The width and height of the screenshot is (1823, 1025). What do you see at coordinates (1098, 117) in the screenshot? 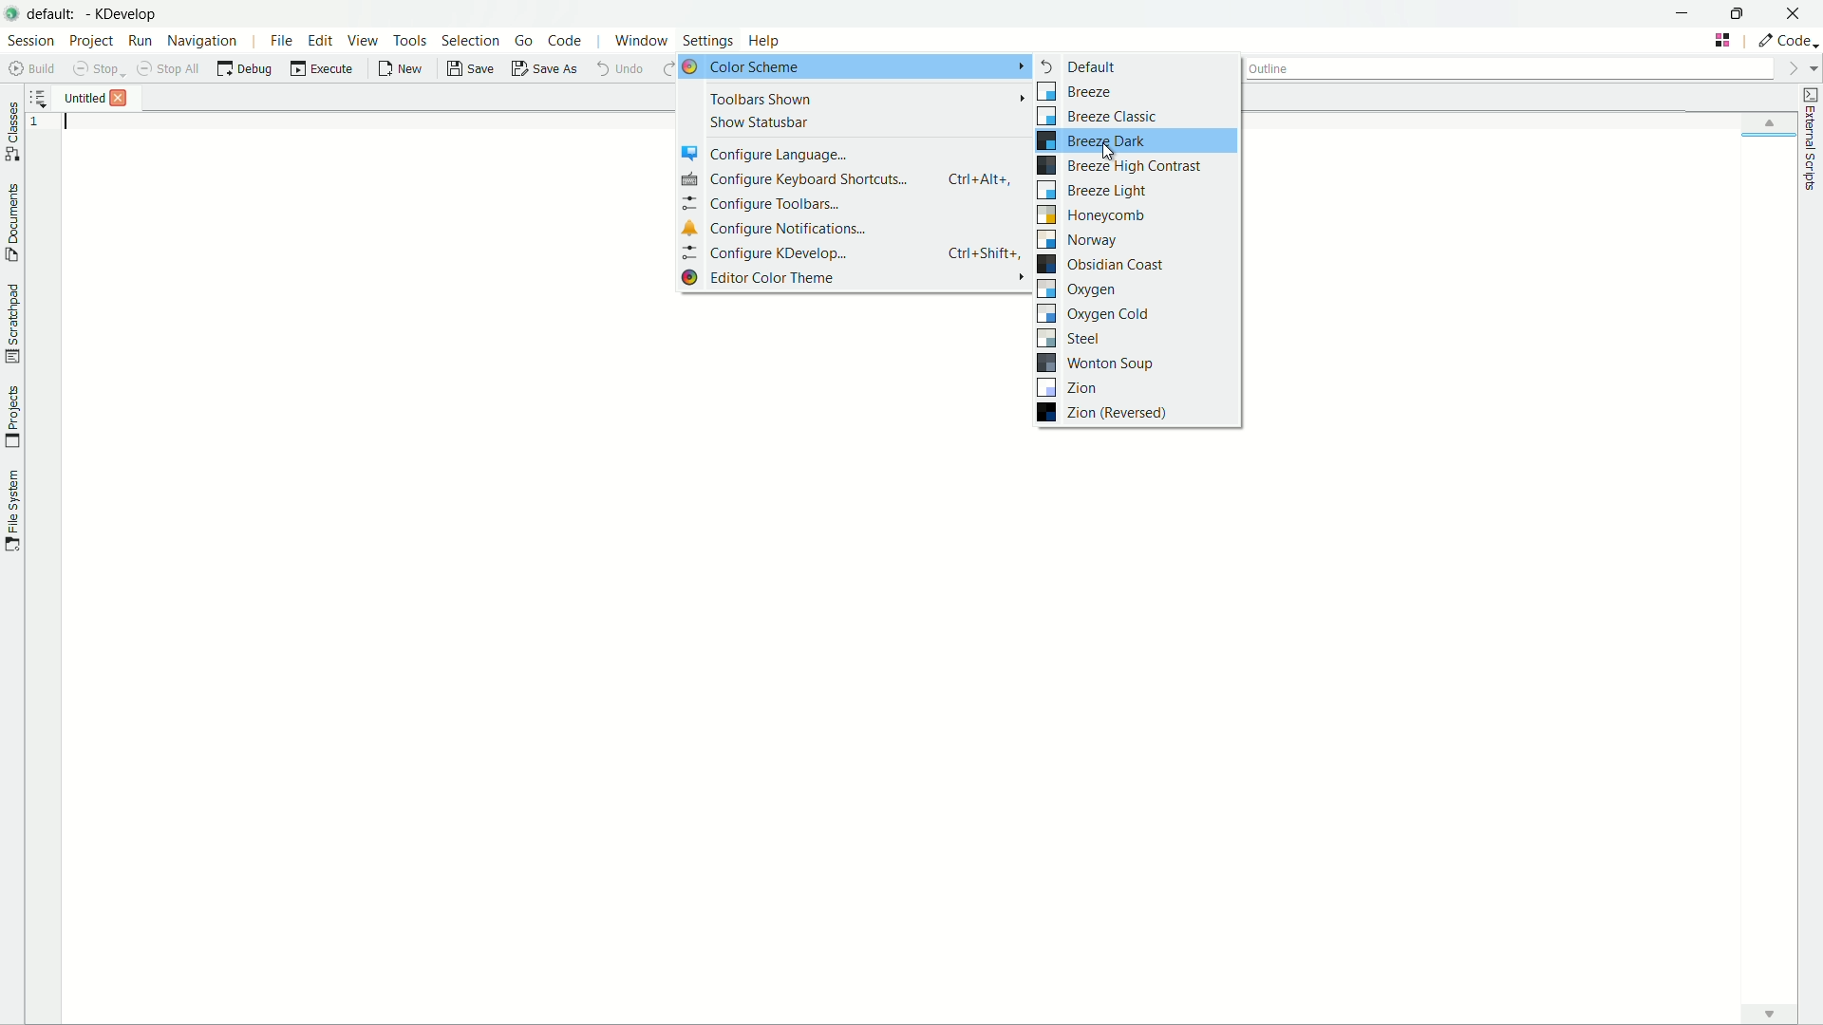
I see `breeze classic` at bounding box center [1098, 117].